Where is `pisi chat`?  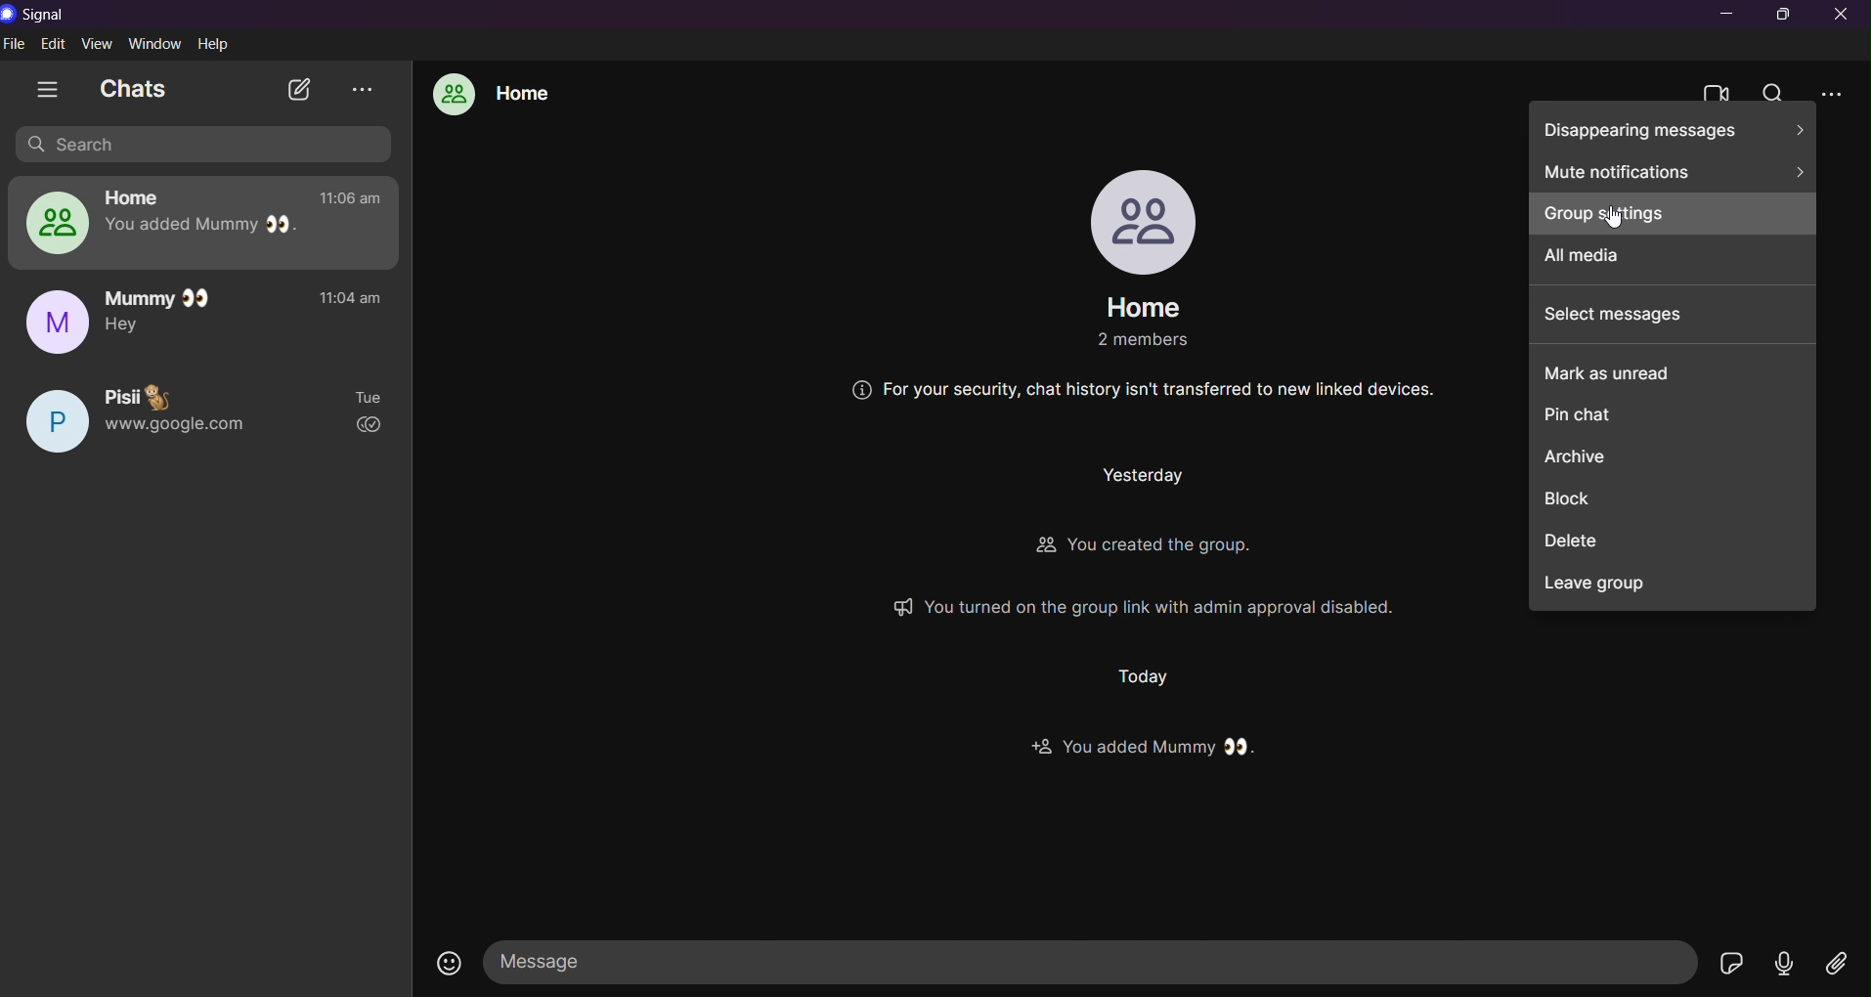
pisi chat is located at coordinates (208, 411).